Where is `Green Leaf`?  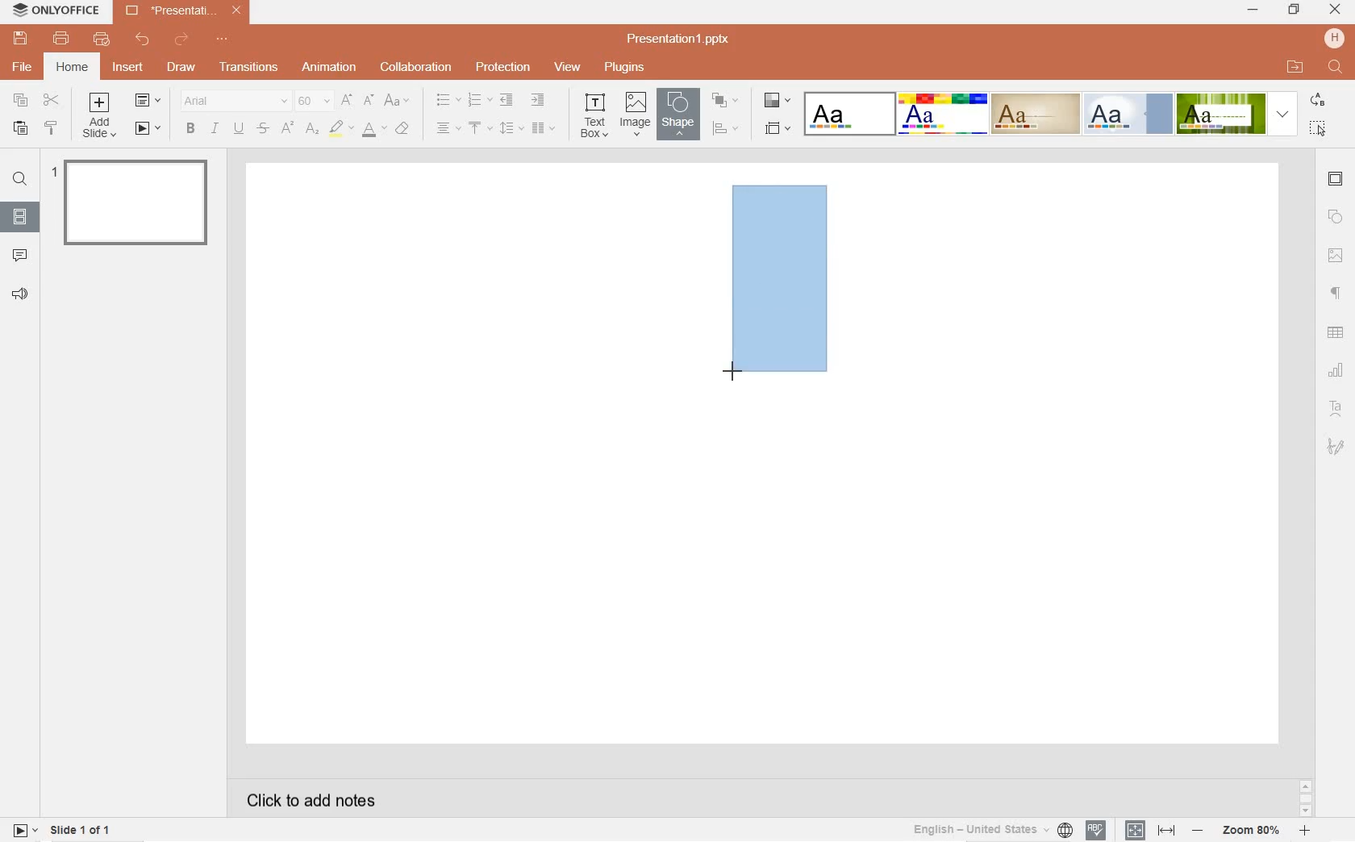
Green Leaf is located at coordinates (1220, 113).